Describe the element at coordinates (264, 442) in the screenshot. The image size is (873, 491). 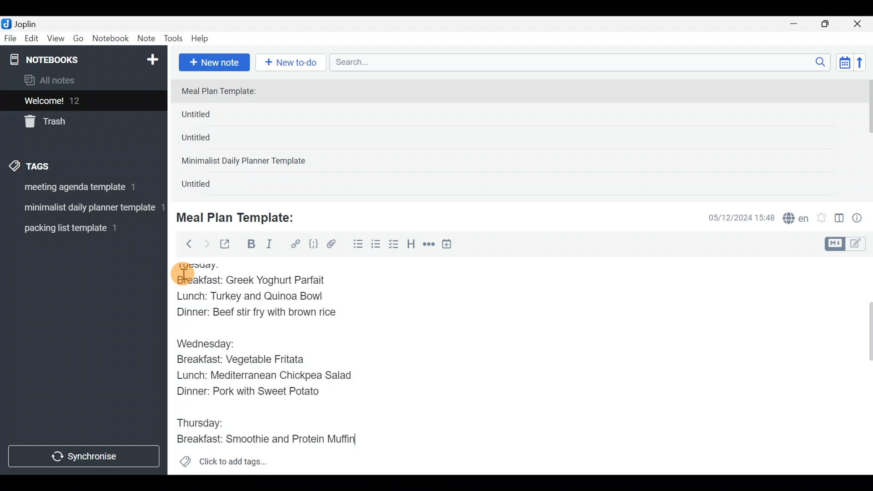
I see `Breakfast: Smoothie and Protein Muffin` at that location.